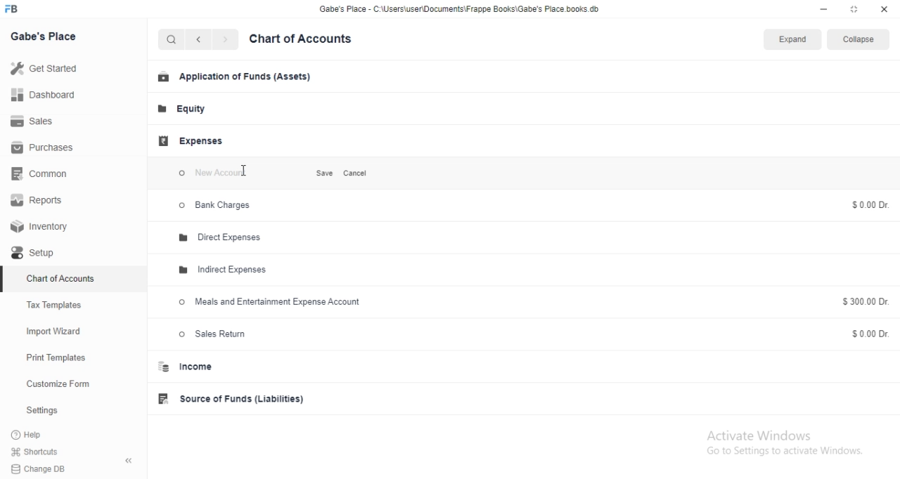 This screenshot has height=479, width=900. Describe the element at coordinates (783, 448) in the screenshot. I see `Activate Windows
Go to Settings to activate Windows.` at that location.